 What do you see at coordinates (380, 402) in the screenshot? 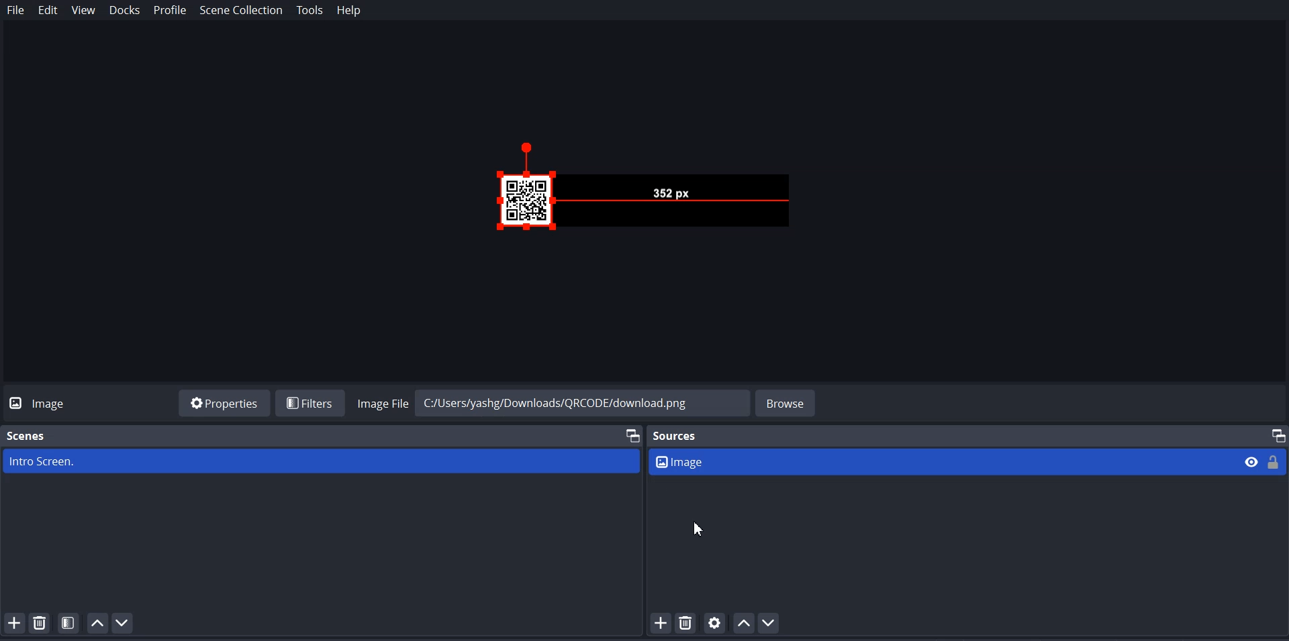
I see `Image File` at bounding box center [380, 402].